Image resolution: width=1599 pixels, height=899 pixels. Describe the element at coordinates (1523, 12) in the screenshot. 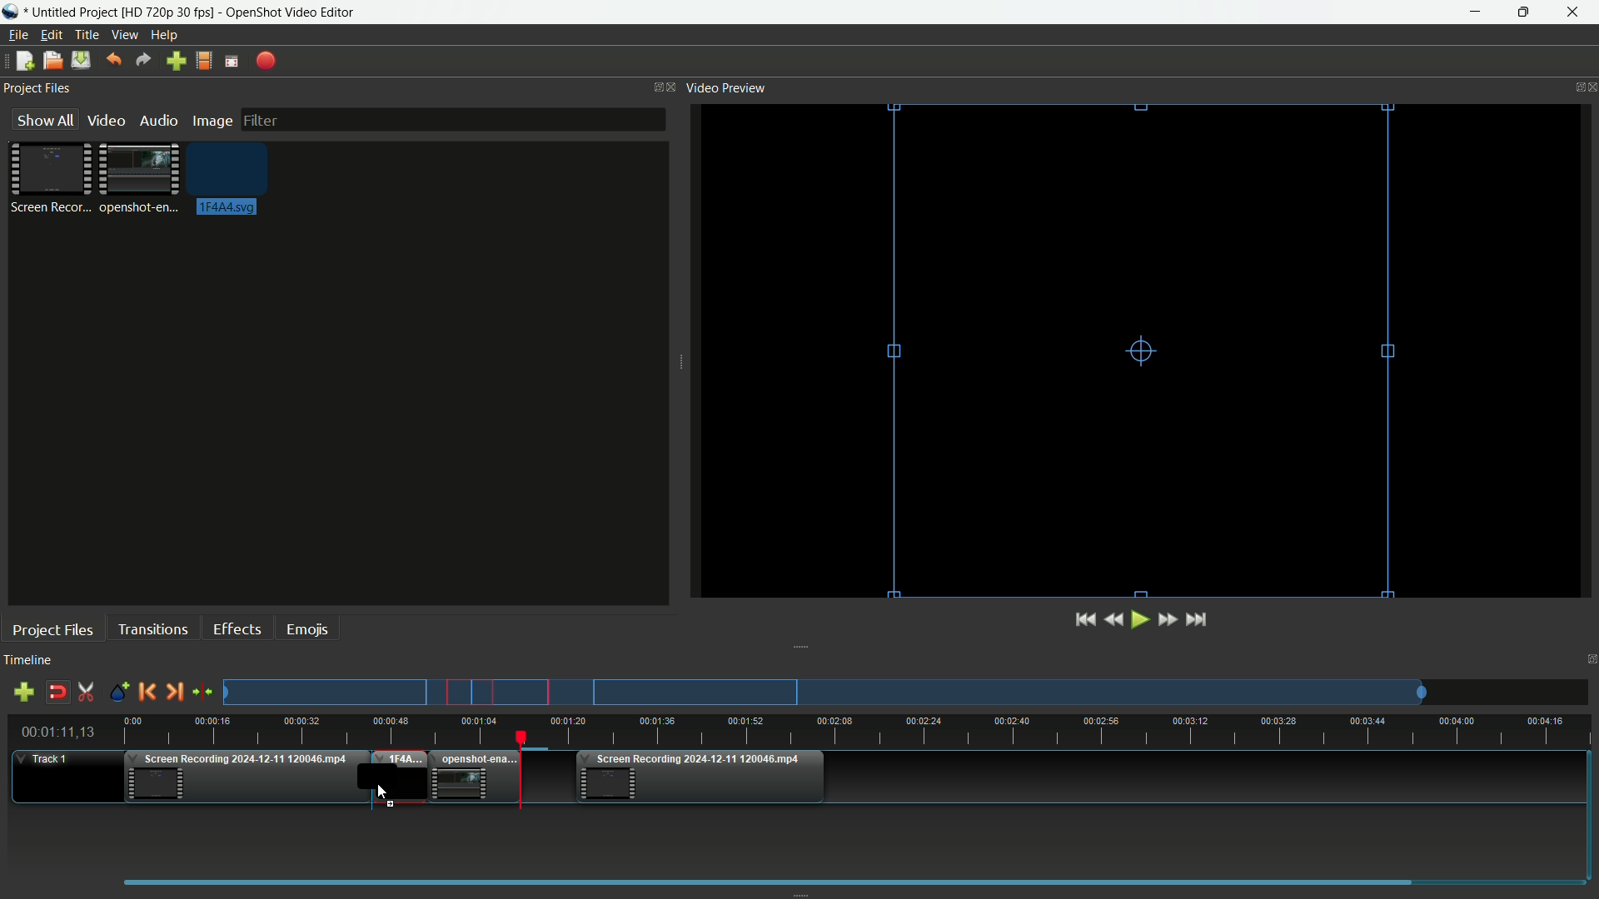

I see `maximize` at that location.